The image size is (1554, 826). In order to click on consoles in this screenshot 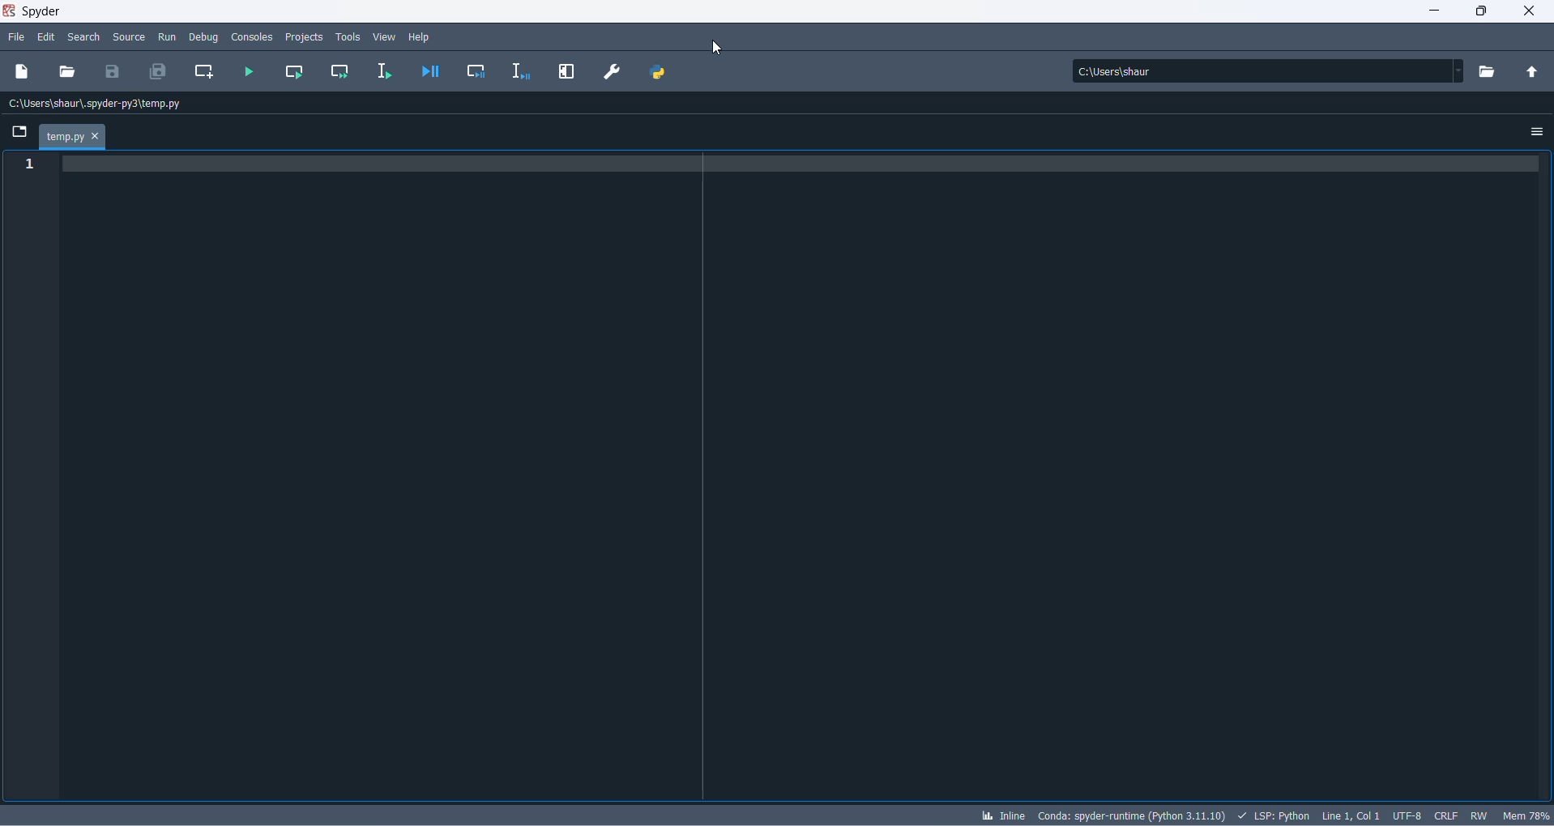, I will do `click(252, 36)`.